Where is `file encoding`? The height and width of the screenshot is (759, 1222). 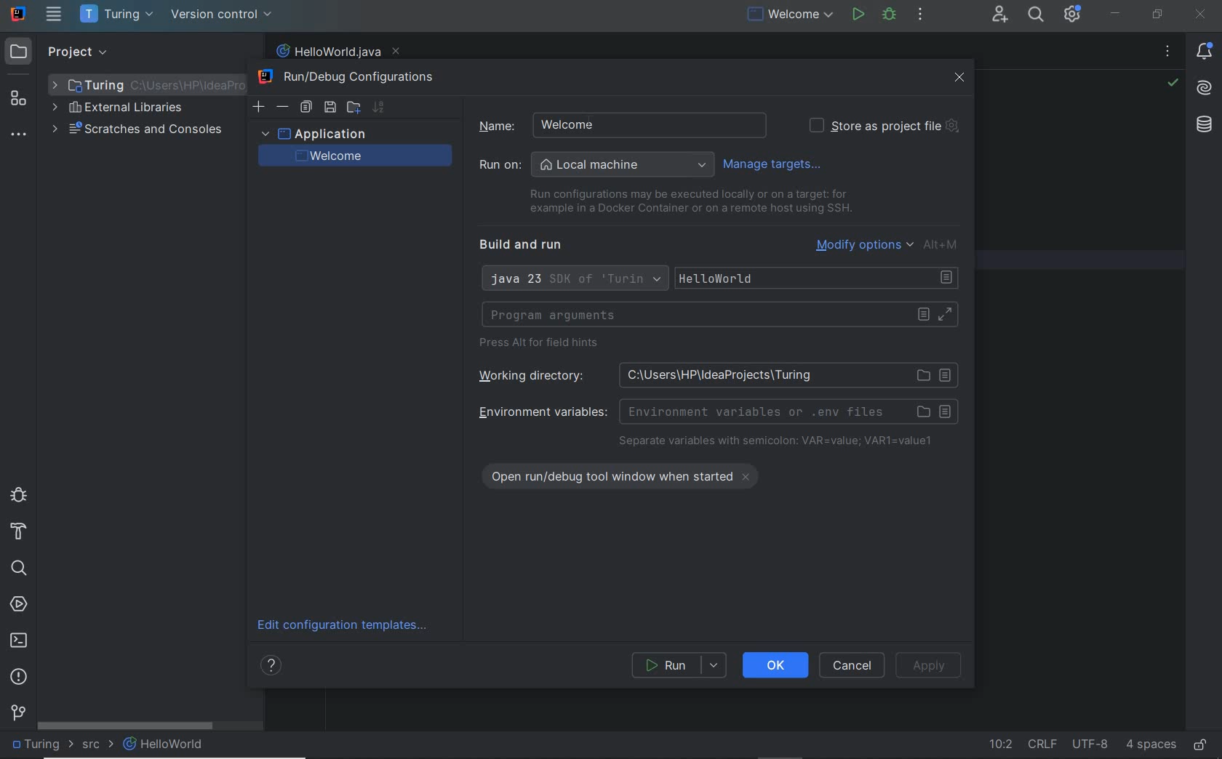
file encoding is located at coordinates (1091, 744).